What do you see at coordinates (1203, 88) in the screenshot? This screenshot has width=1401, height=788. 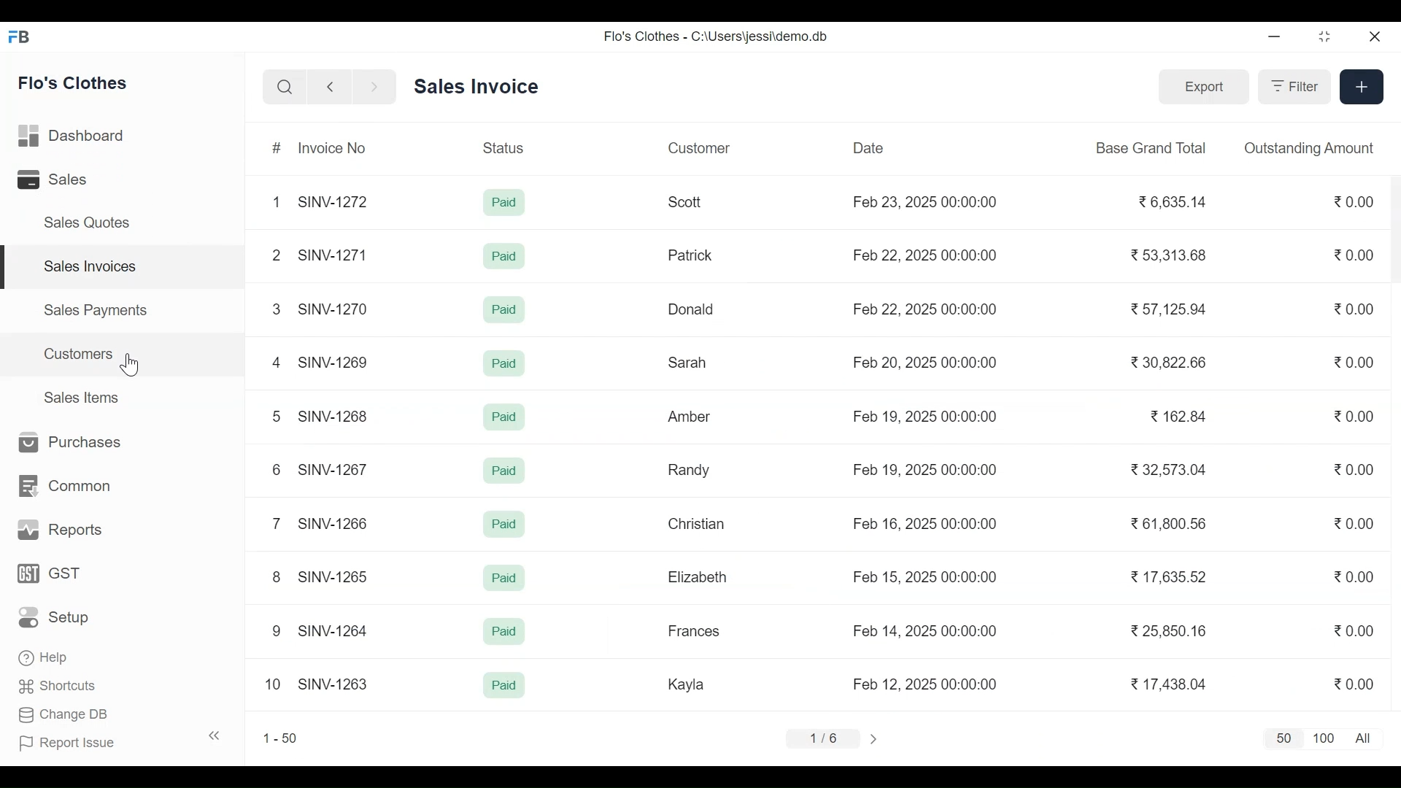 I see `Export` at bounding box center [1203, 88].